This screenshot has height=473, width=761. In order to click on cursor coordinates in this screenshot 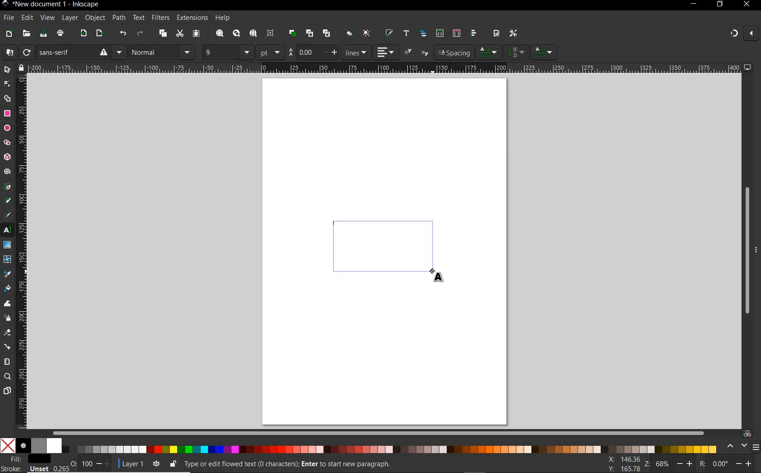, I will do `click(622, 463)`.